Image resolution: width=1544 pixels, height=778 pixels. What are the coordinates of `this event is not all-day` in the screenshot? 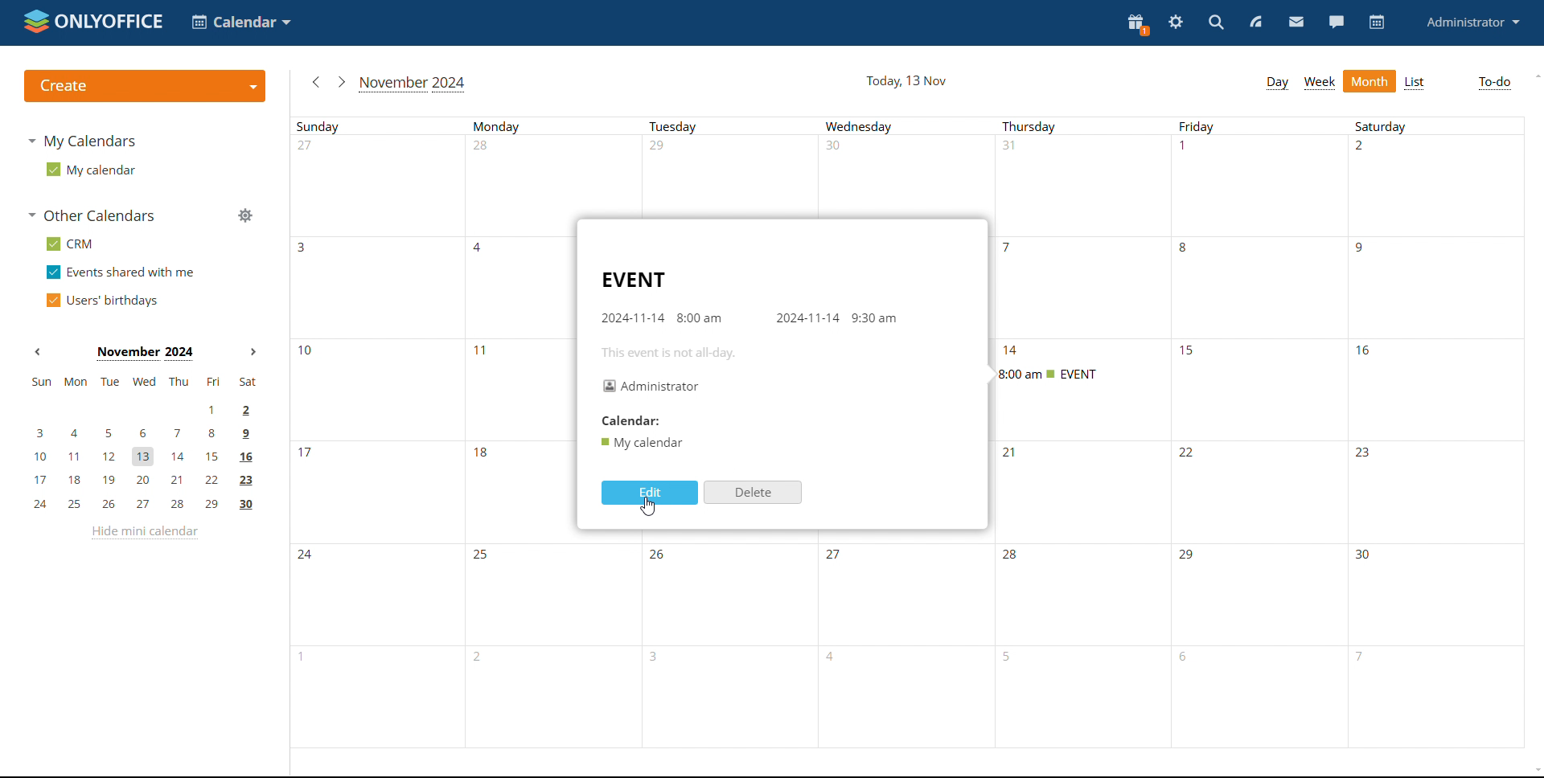 It's located at (671, 353).